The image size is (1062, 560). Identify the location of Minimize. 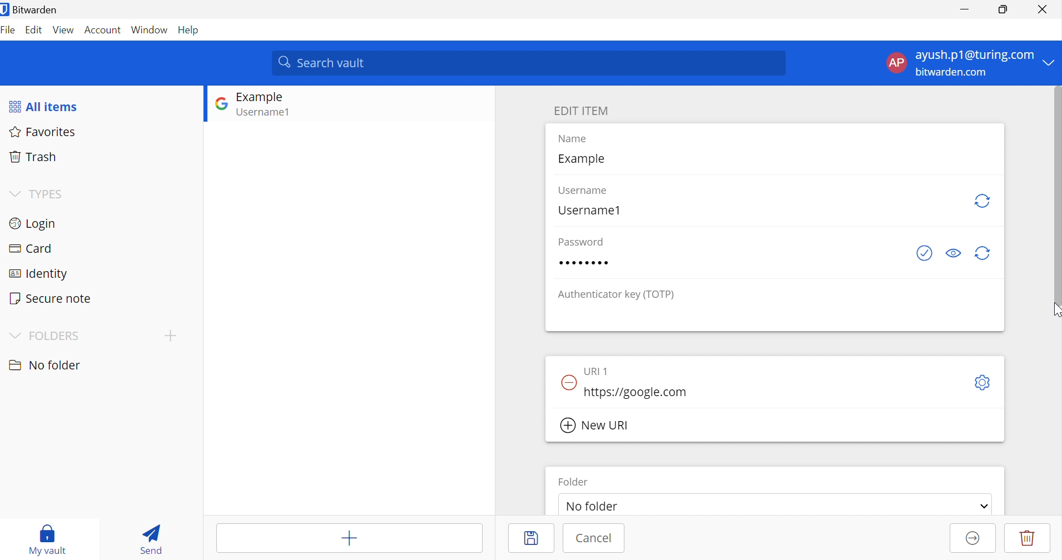
(962, 9).